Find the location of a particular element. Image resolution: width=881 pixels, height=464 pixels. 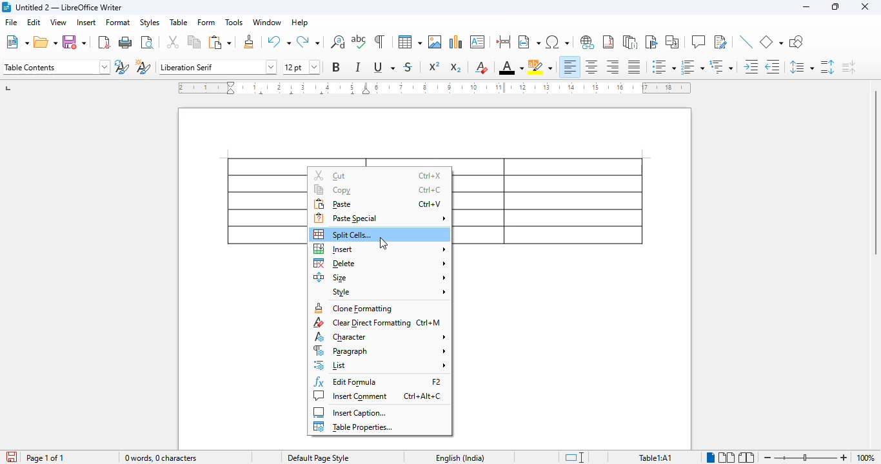

style is located at coordinates (388, 292).